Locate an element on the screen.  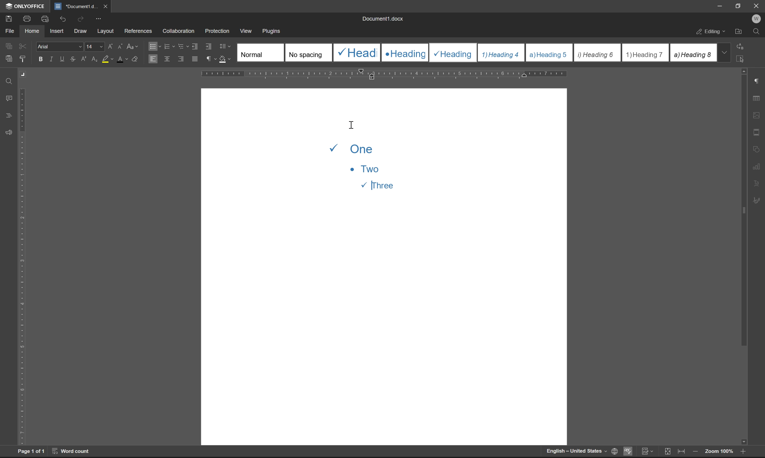
shading is located at coordinates (224, 58).